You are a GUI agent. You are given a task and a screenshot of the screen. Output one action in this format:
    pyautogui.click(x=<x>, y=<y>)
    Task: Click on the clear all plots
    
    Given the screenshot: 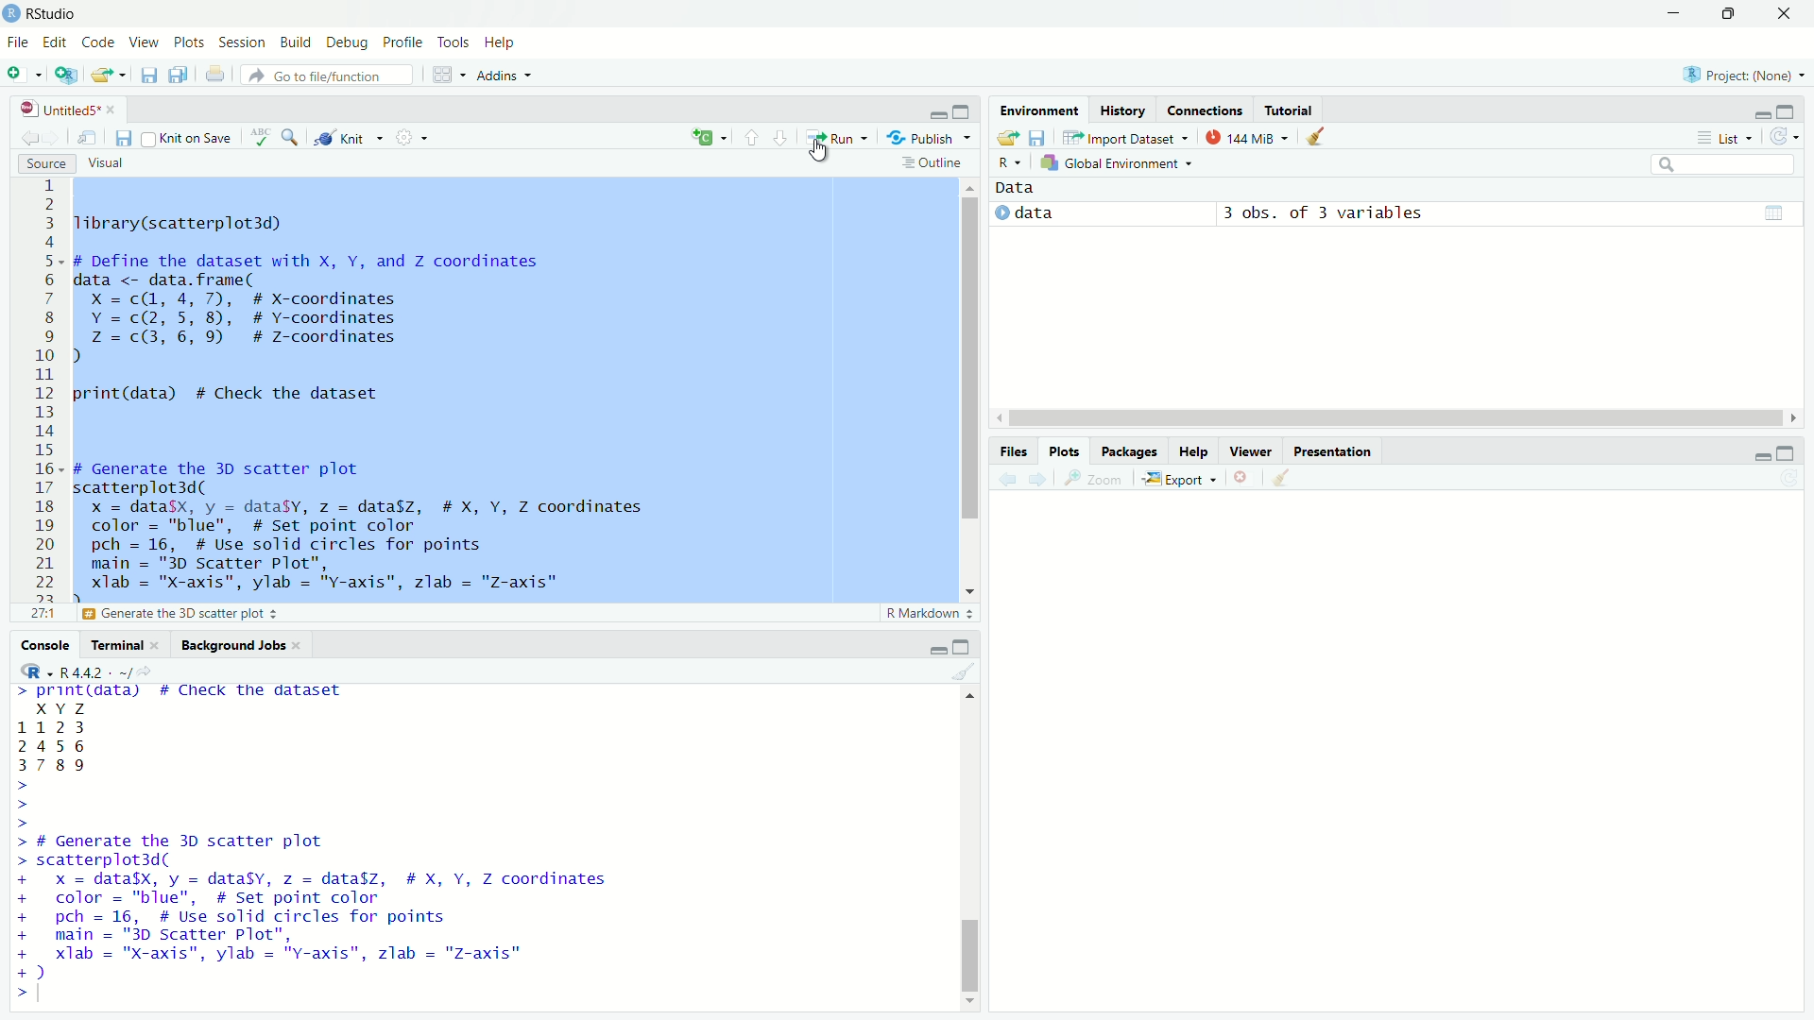 What is the action you would take?
    pyautogui.click(x=1281, y=478)
    